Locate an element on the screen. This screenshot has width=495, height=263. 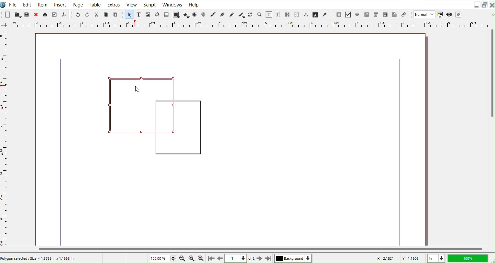
Select current page is located at coordinates (236, 258).